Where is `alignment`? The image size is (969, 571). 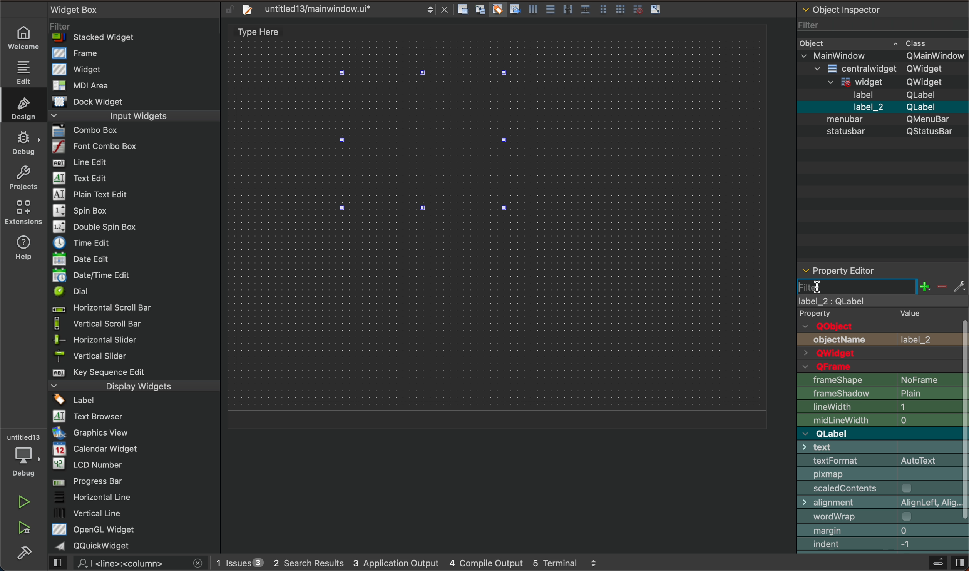
alignment is located at coordinates (884, 502).